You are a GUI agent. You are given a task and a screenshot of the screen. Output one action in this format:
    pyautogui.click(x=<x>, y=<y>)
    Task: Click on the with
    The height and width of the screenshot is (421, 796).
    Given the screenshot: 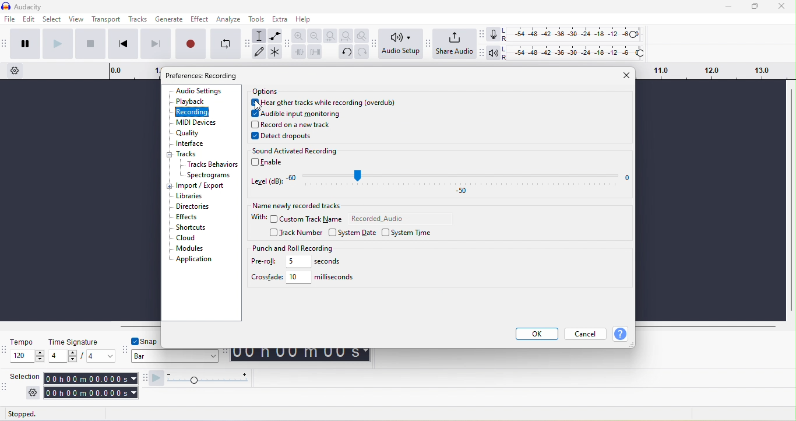 What is the action you would take?
    pyautogui.click(x=257, y=217)
    